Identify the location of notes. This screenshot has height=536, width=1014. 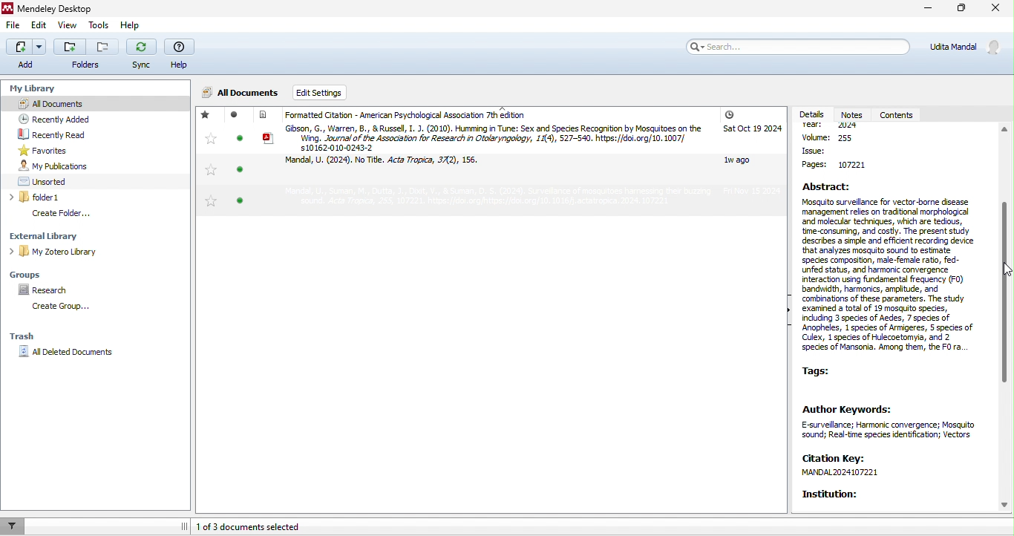
(853, 115).